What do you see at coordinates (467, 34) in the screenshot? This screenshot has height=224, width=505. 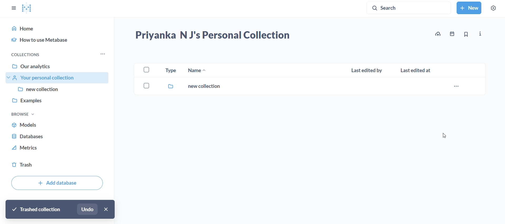 I see `bookmark` at bounding box center [467, 34].